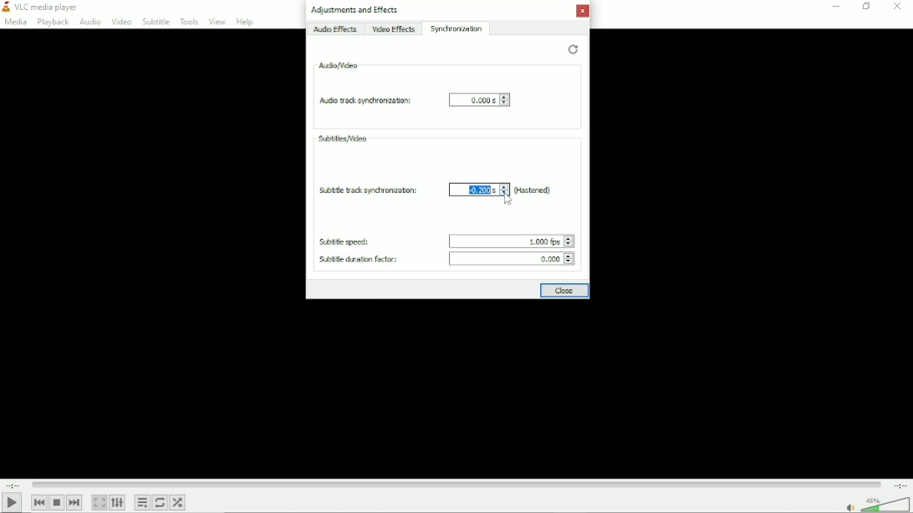  I want to click on Restore, so click(574, 49).